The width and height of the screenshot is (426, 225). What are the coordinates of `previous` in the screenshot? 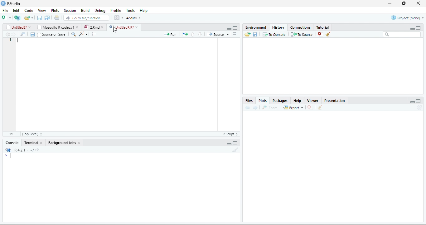 It's located at (249, 108).